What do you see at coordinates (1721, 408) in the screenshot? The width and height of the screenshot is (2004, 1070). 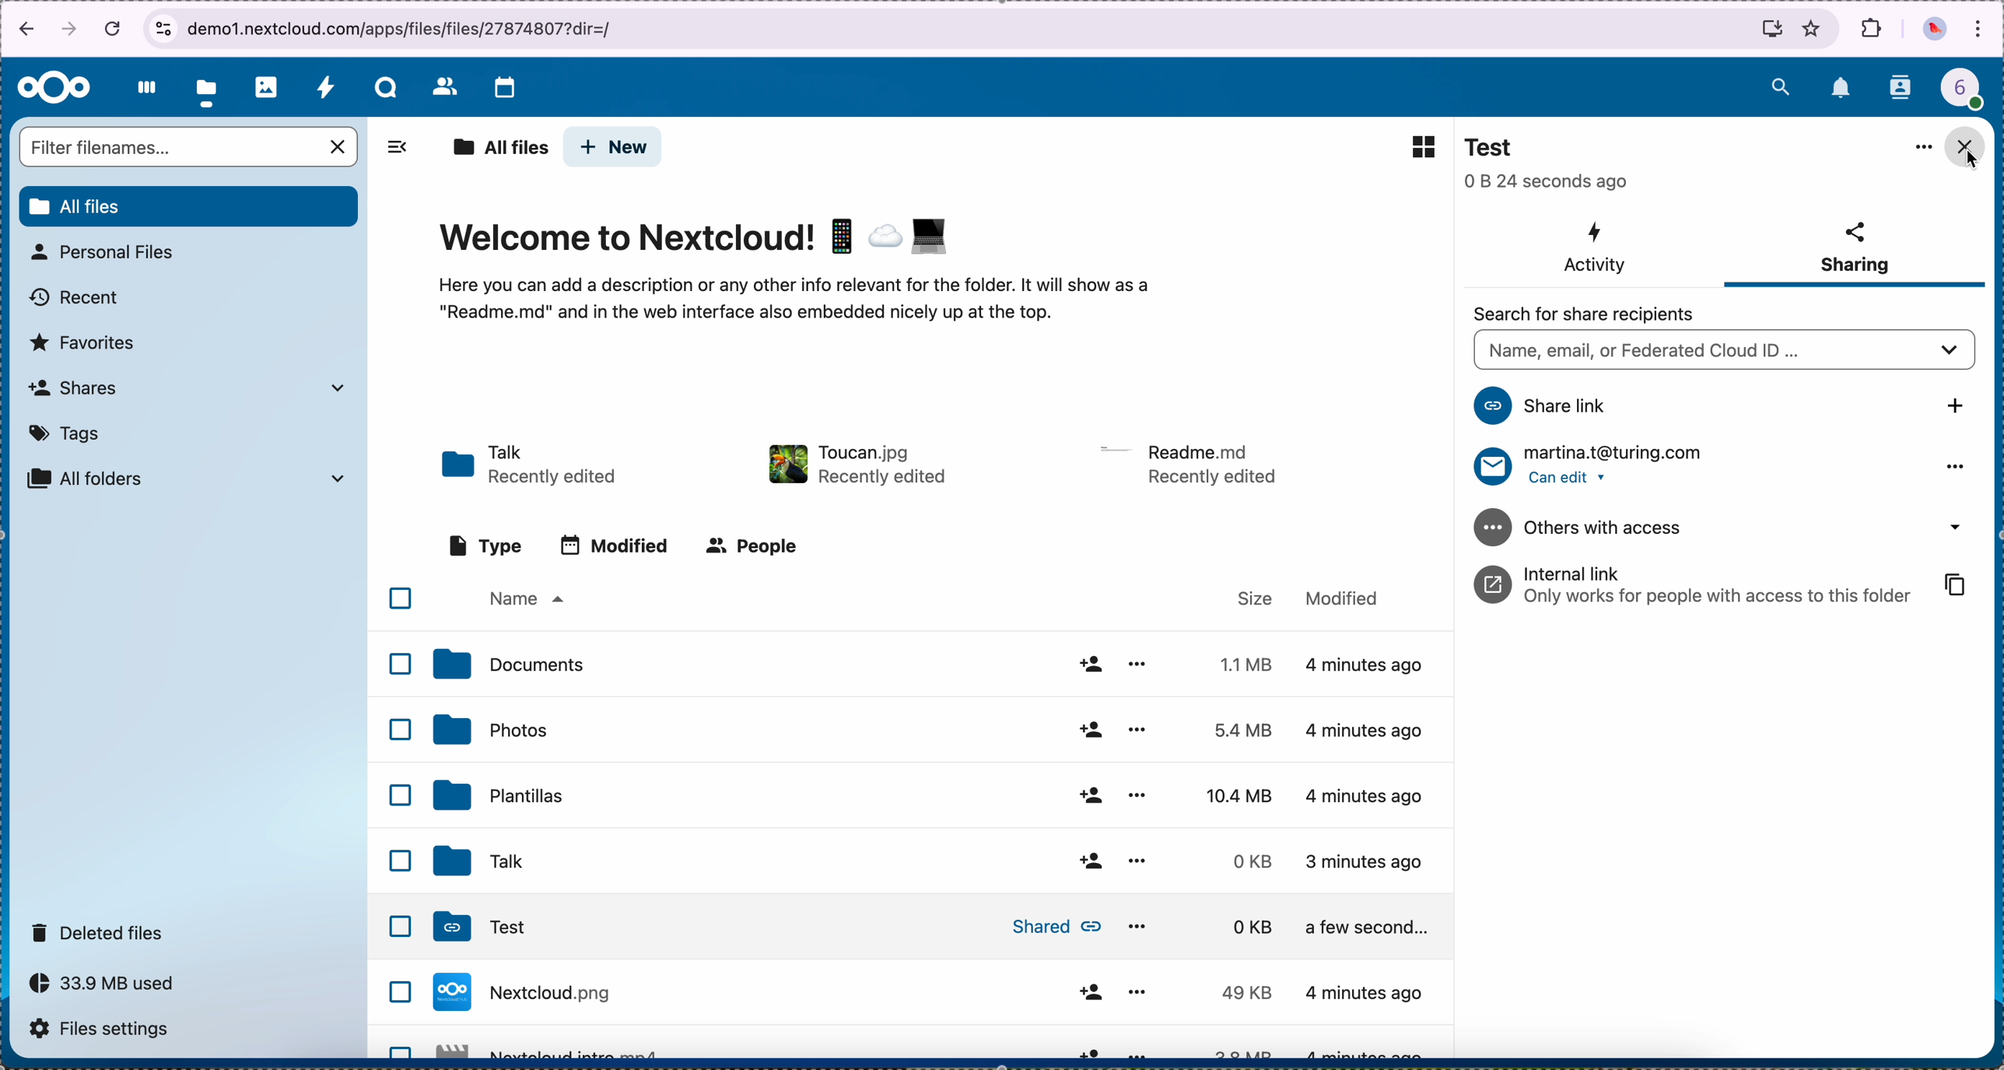 I see `share link` at bounding box center [1721, 408].